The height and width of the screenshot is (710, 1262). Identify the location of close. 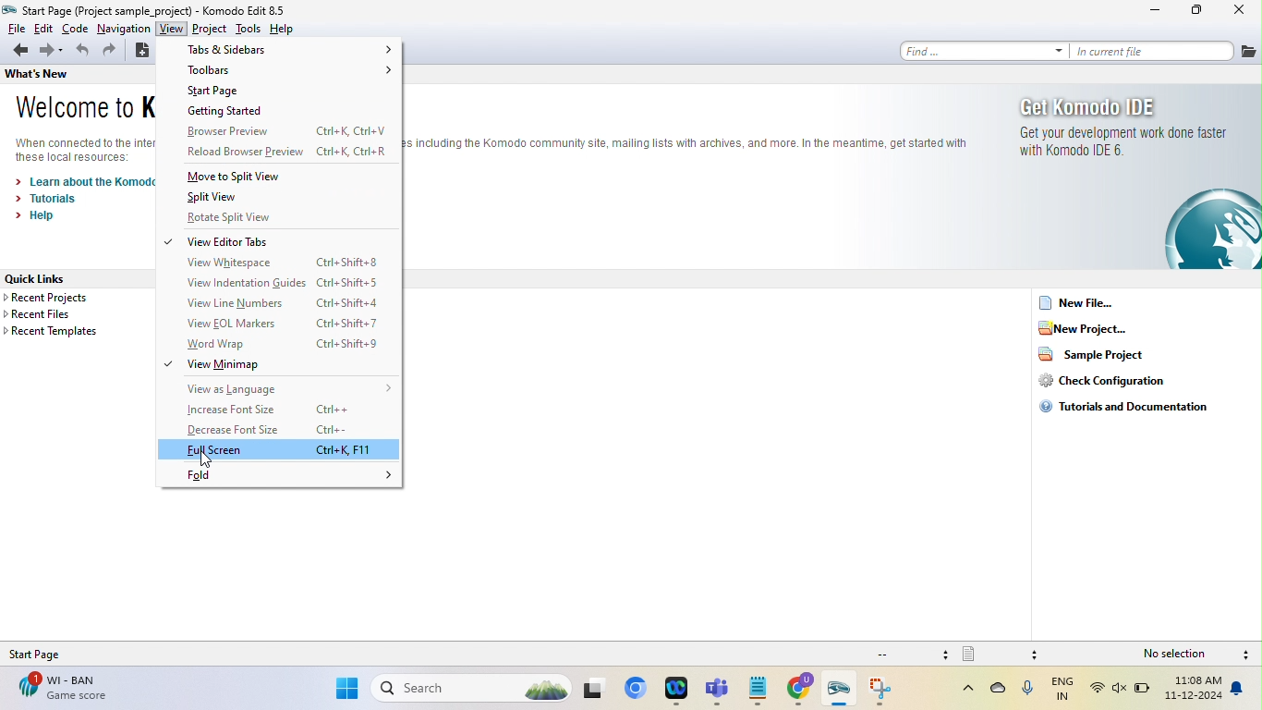
(1241, 11).